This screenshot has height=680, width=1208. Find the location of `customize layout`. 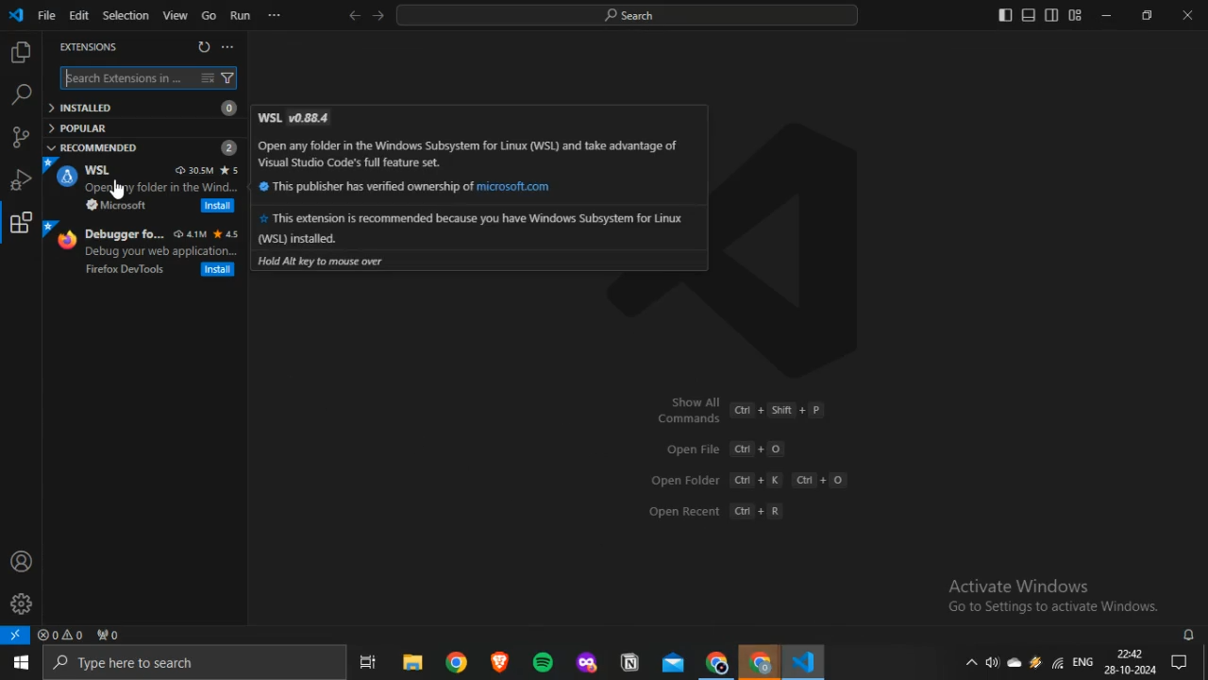

customize layout is located at coordinates (1075, 15).